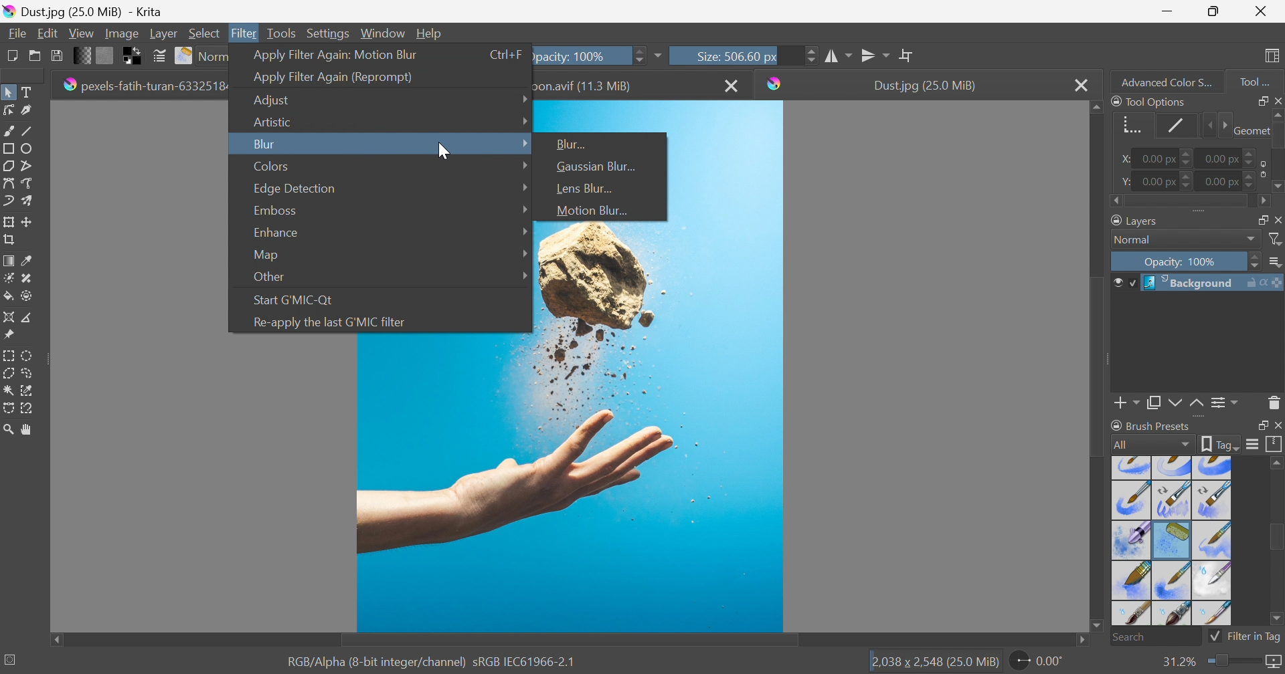 The width and height of the screenshot is (1285, 674). What do you see at coordinates (570, 641) in the screenshot?
I see `Scroll Bar` at bounding box center [570, 641].